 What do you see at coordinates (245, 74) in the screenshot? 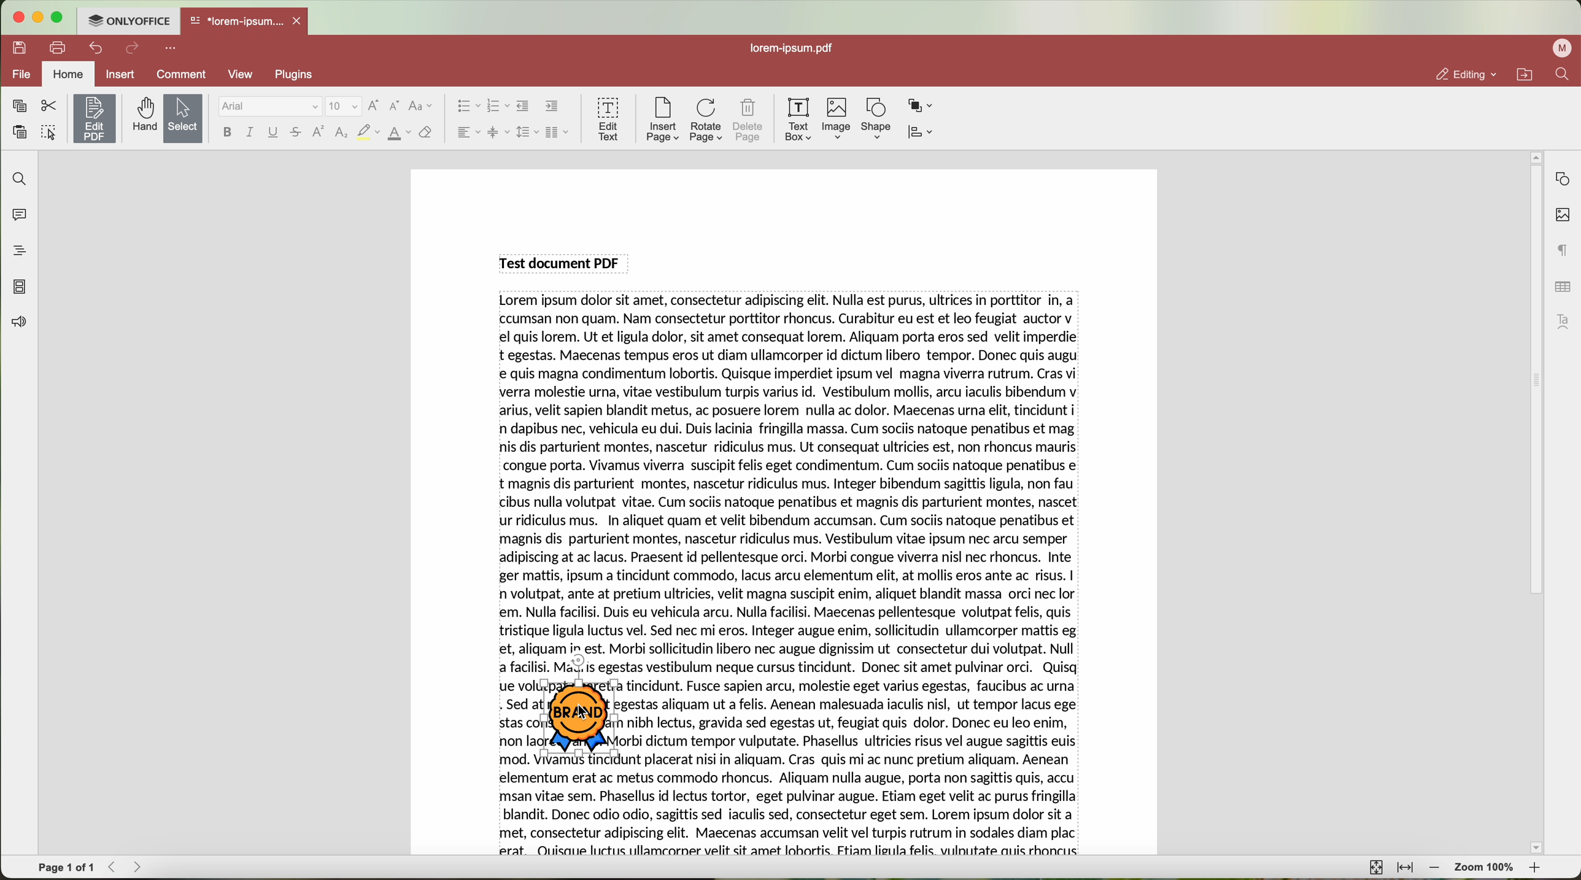
I see `view` at bounding box center [245, 74].